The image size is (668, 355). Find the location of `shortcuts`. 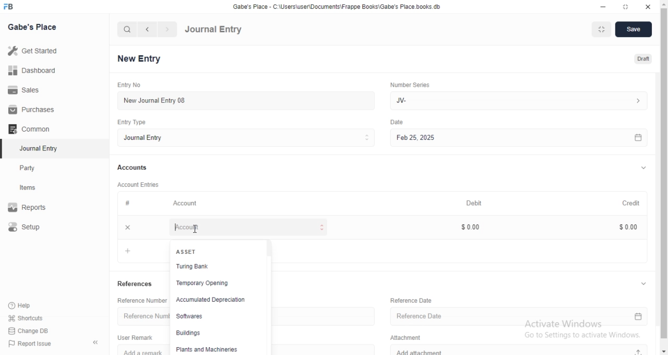

shortcuts is located at coordinates (32, 317).